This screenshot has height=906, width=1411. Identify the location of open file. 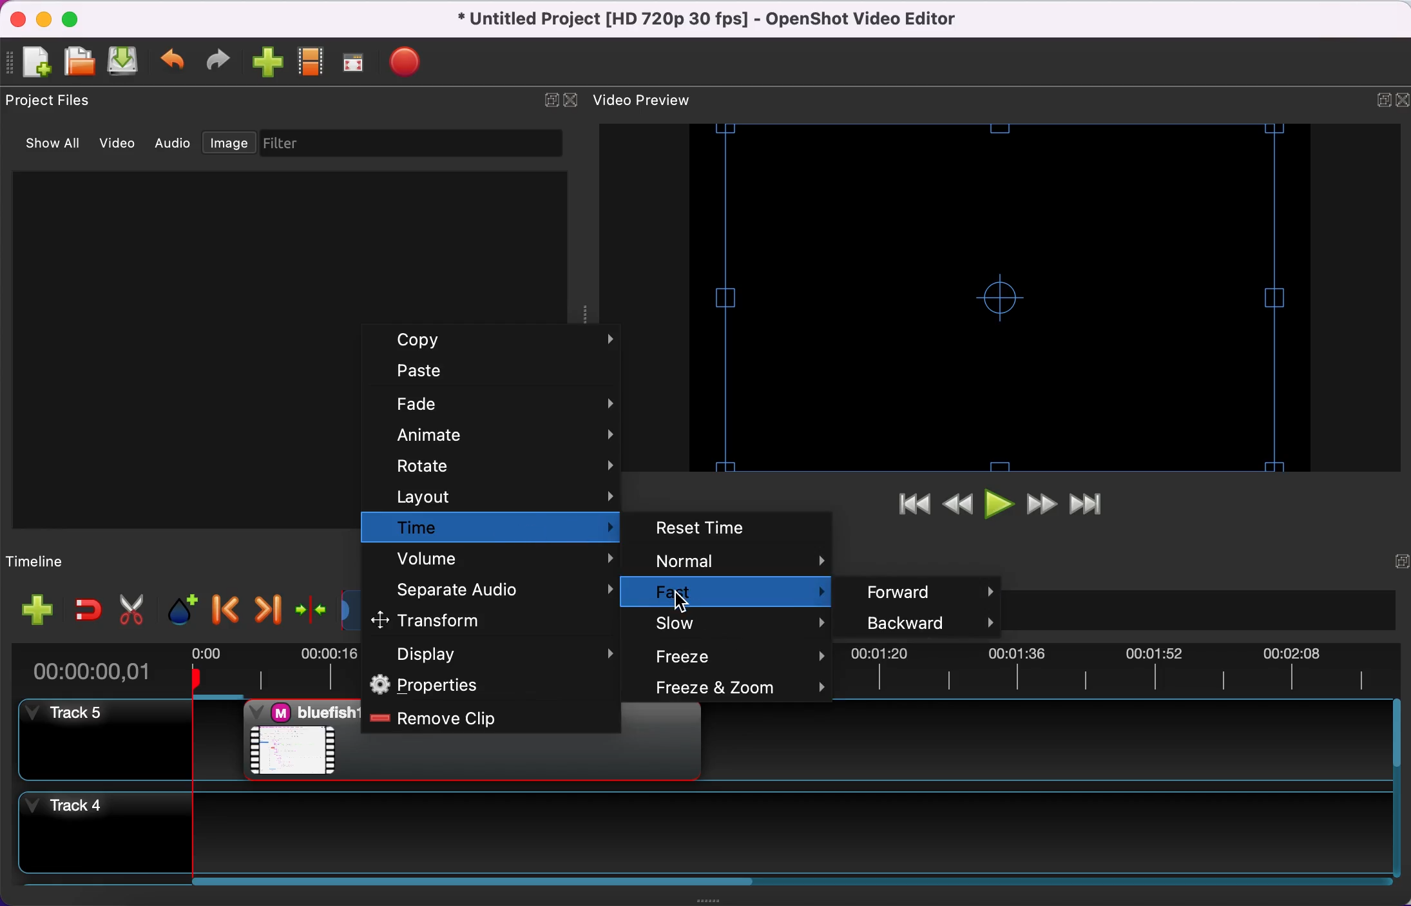
(81, 63).